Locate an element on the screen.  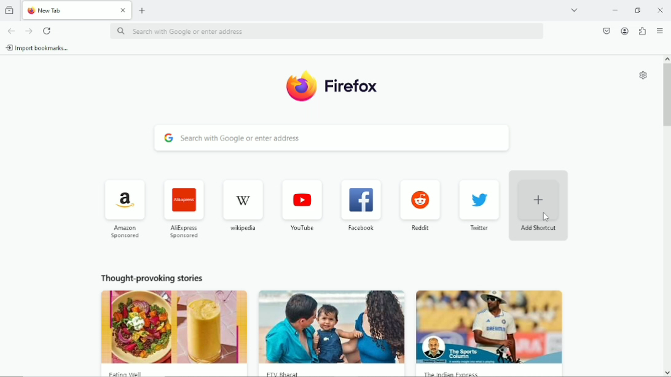
New Tab is located at coordinates (68, 10).